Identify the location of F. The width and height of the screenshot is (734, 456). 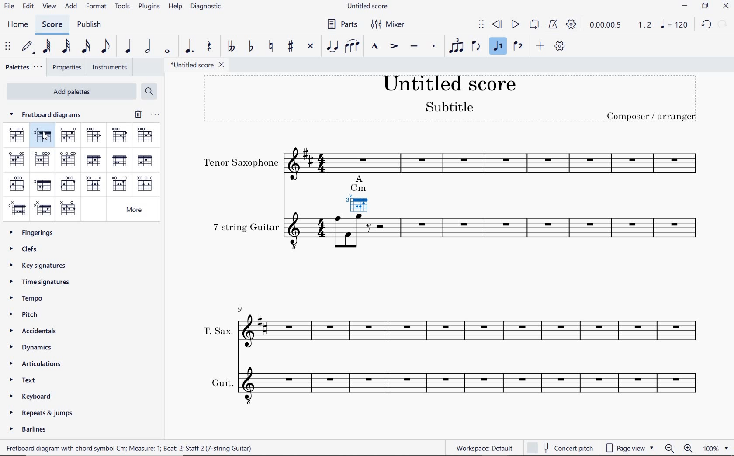
(93, 161).